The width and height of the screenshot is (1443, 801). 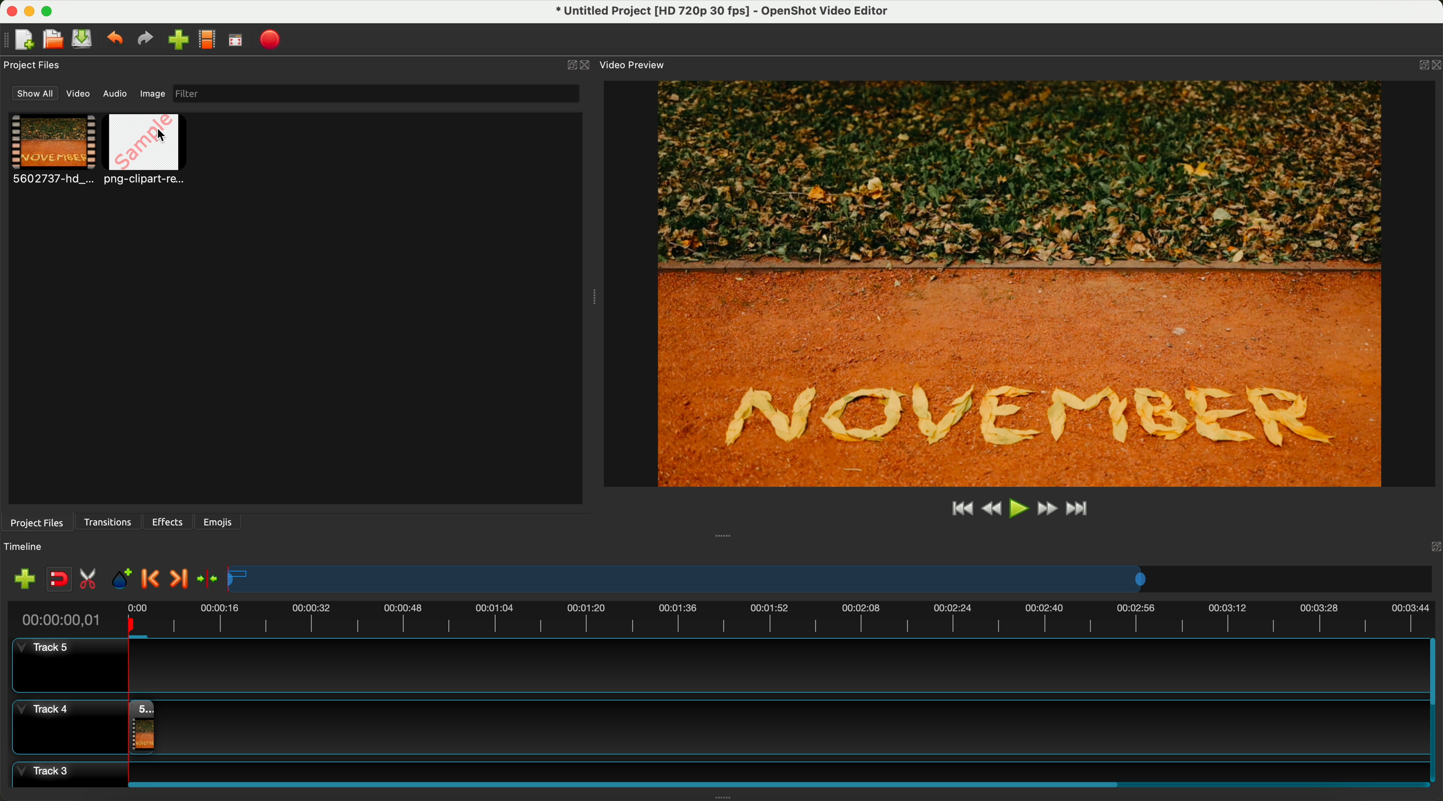 What do you see at coordinates (990, 510) in the screenshot?
I see `rewind` at bounding box center [990, 510].